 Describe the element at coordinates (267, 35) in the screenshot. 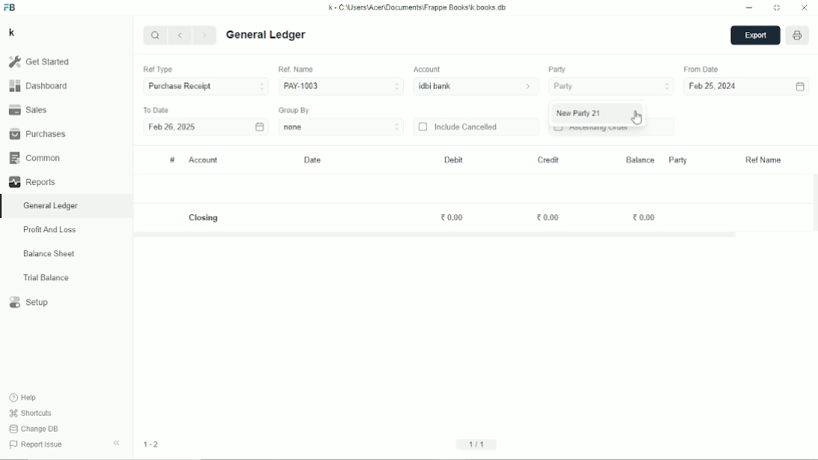

I see `General ledger` at that location.